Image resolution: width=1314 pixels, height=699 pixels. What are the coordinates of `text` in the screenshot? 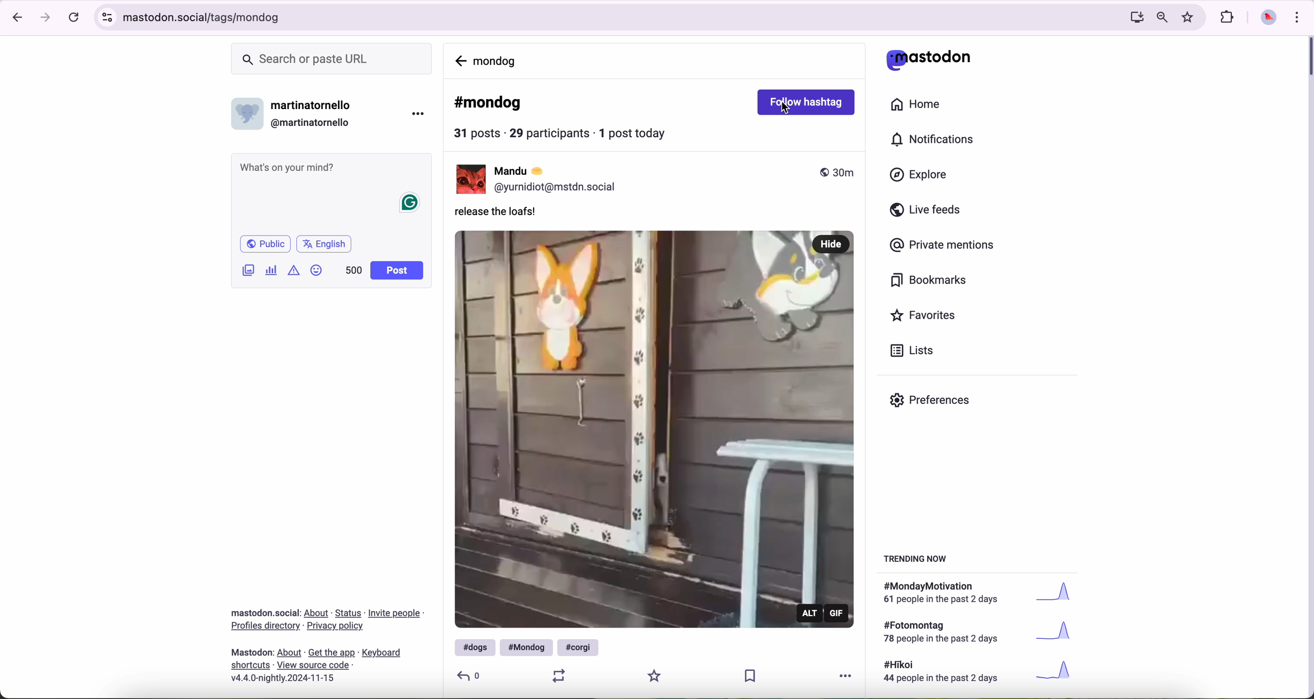 It's located at (946, 673).